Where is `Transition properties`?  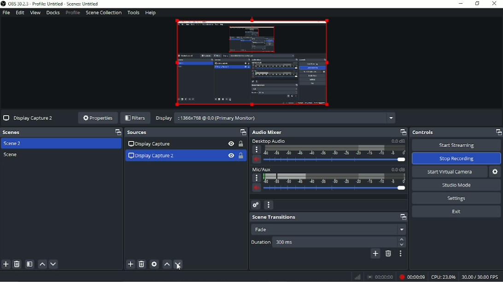
Transition properties is located at coordinates (401, 255).